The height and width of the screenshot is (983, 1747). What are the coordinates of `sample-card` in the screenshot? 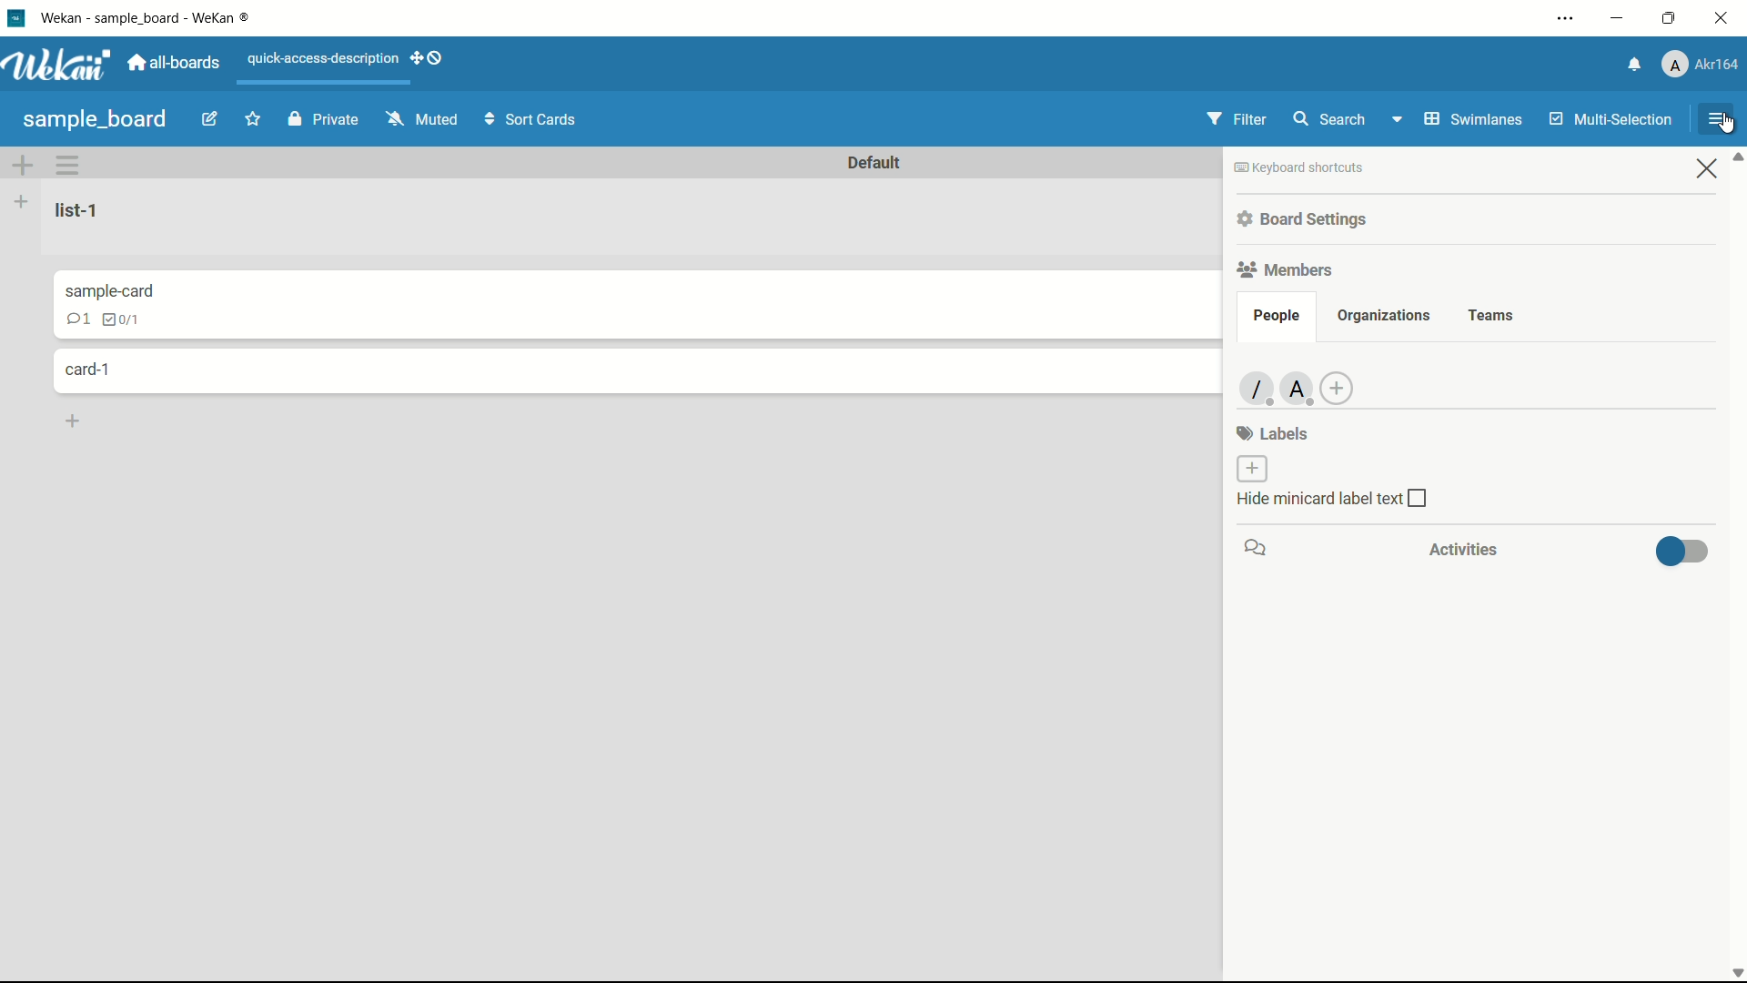 It's located at (107, 289).